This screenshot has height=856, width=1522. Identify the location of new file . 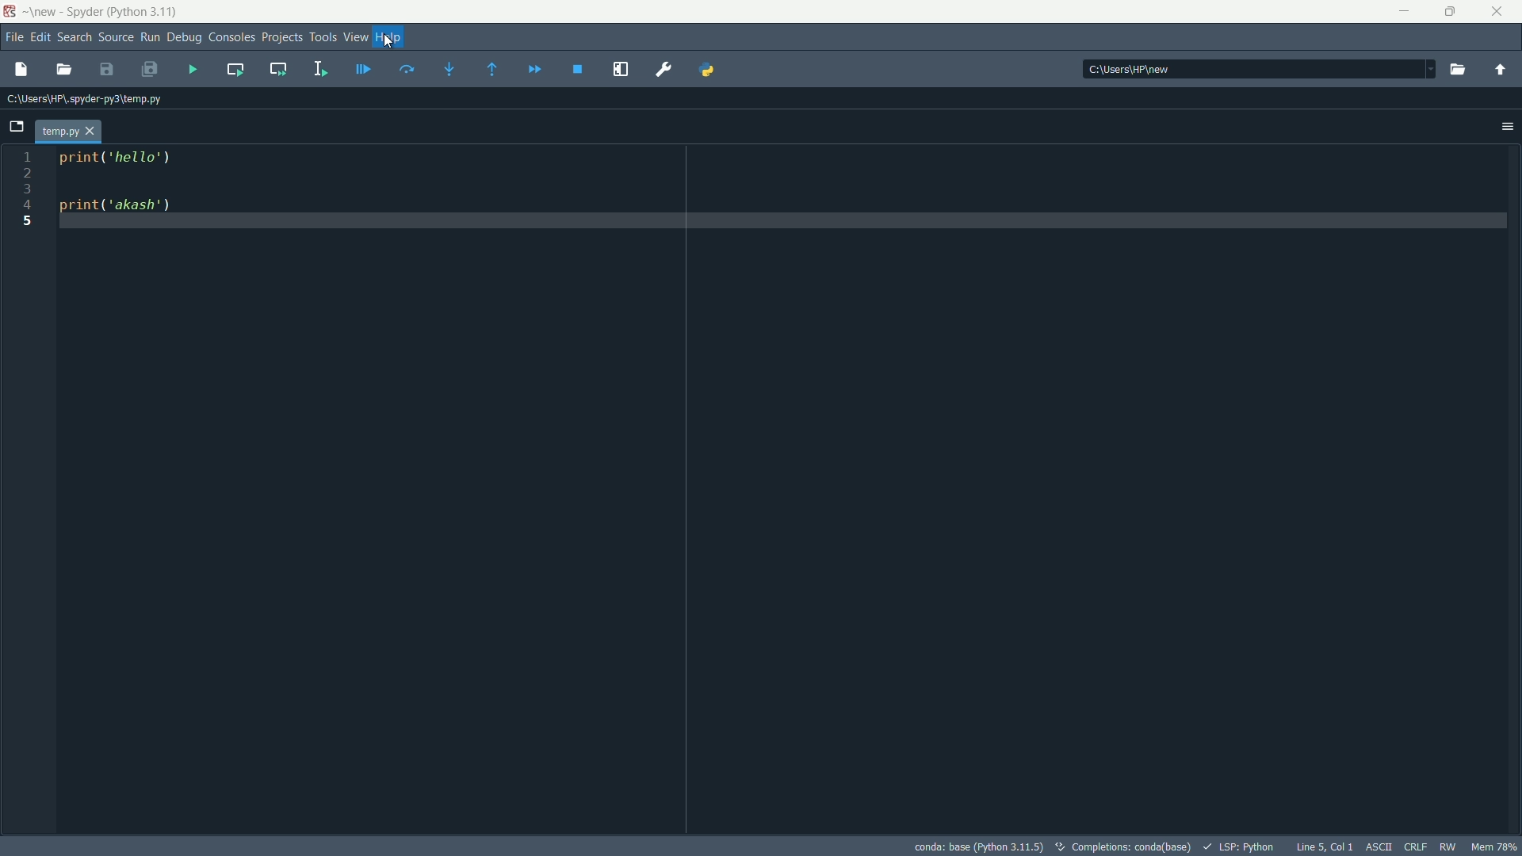
(21, 68).